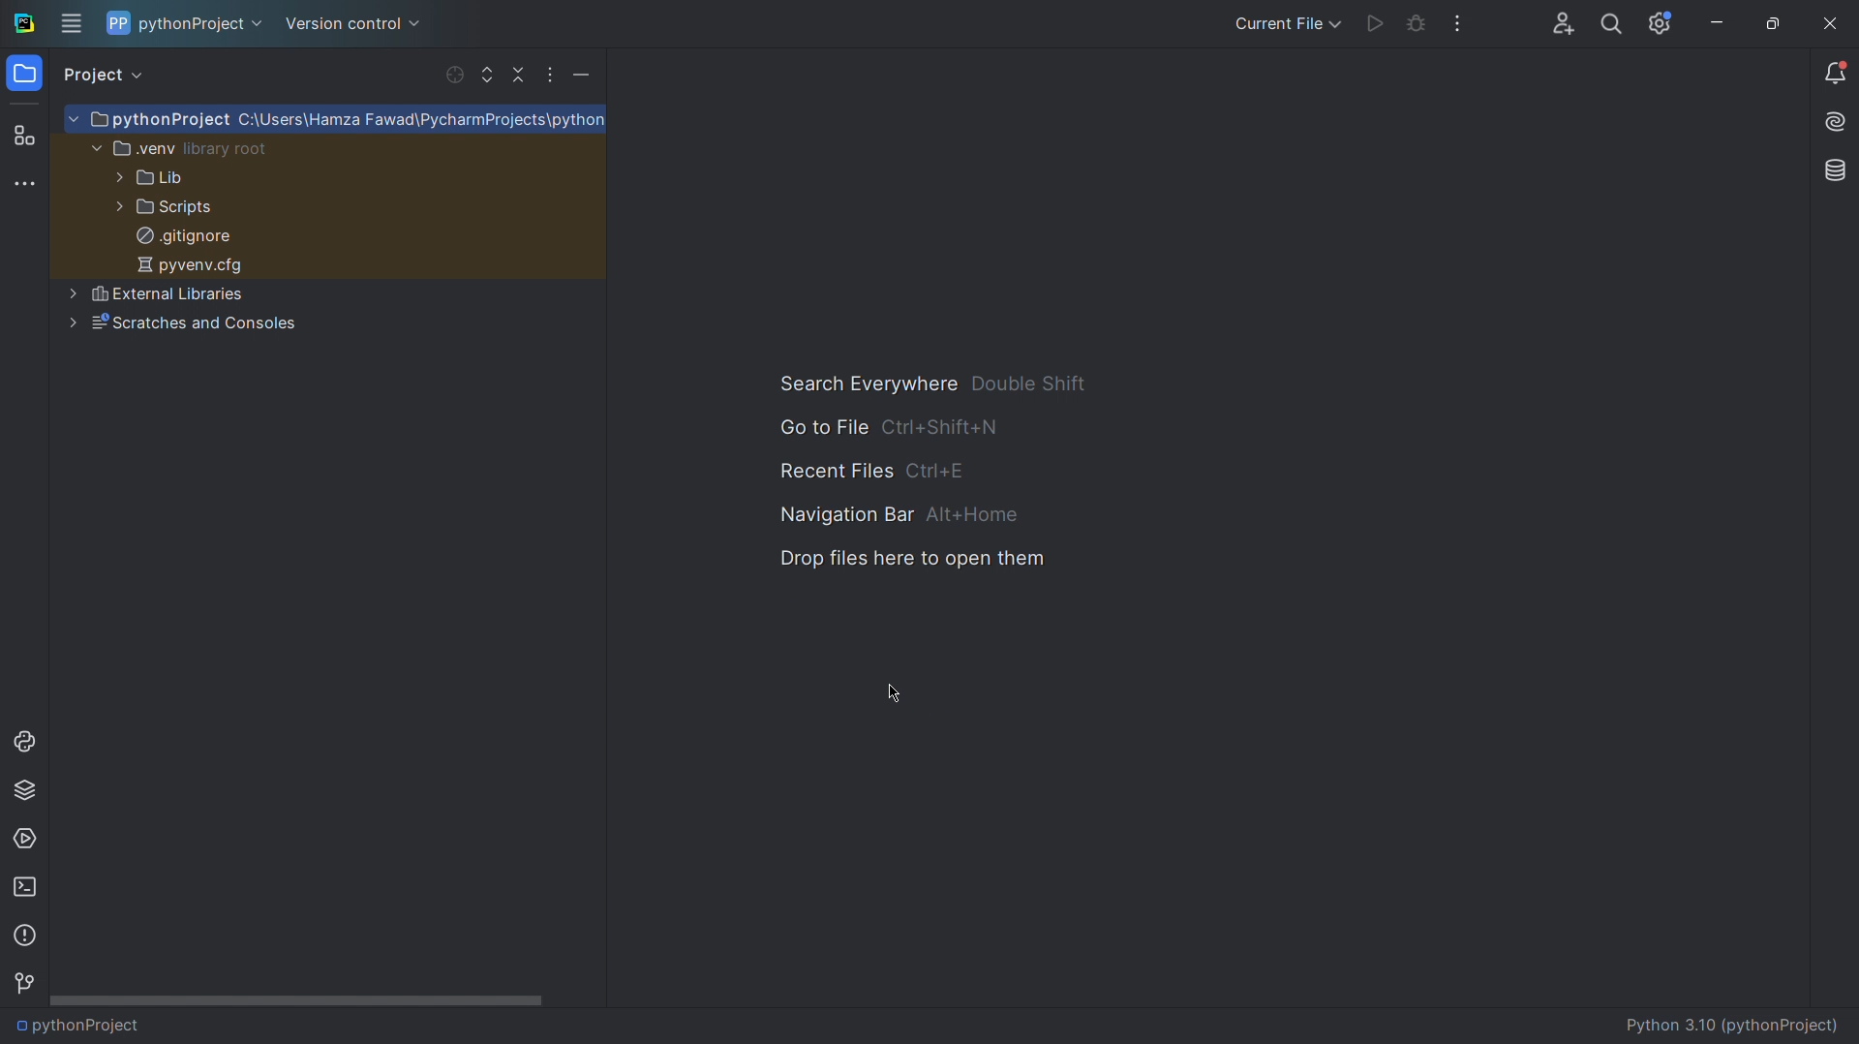 The width and height of the screenshot is (1859, 1044). What do you see at coordinates (946, 382) in the screenshot?
I see `Search Everywhere Double Shift ` at bounding box center [946, 382].